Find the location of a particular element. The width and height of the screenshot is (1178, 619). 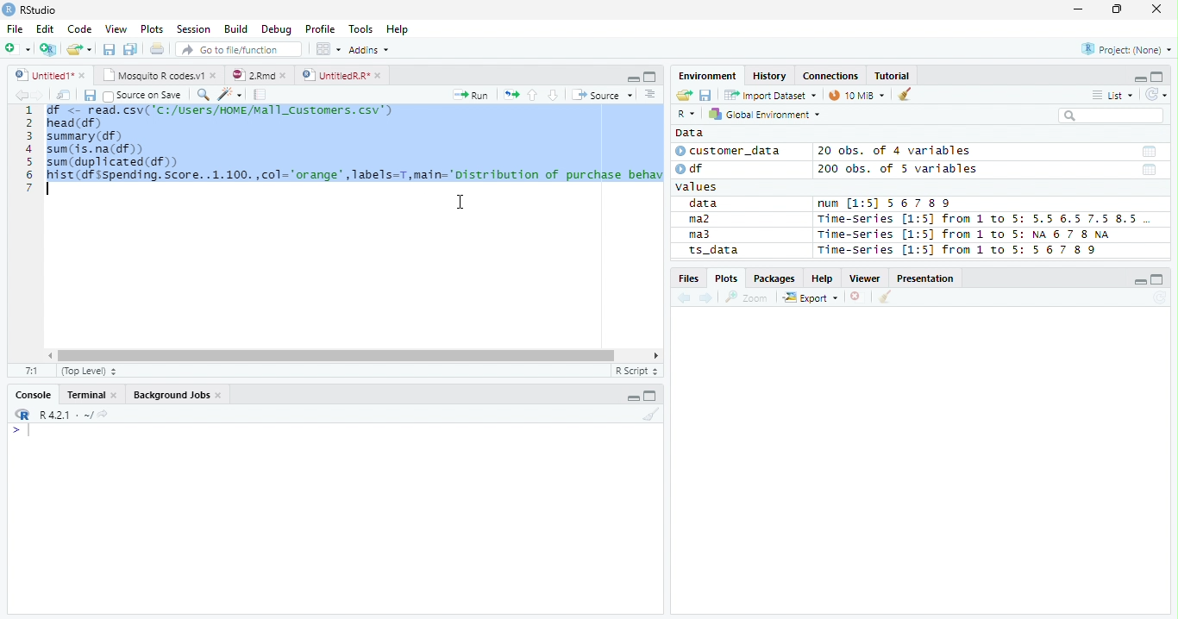

df is located at coordinates (695, 168).